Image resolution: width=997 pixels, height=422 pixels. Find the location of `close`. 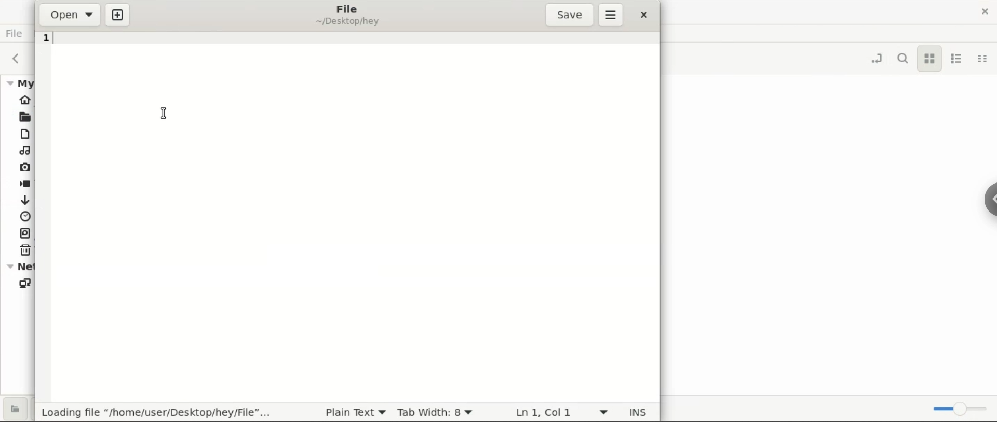

close is located at coordinates (985, 9).